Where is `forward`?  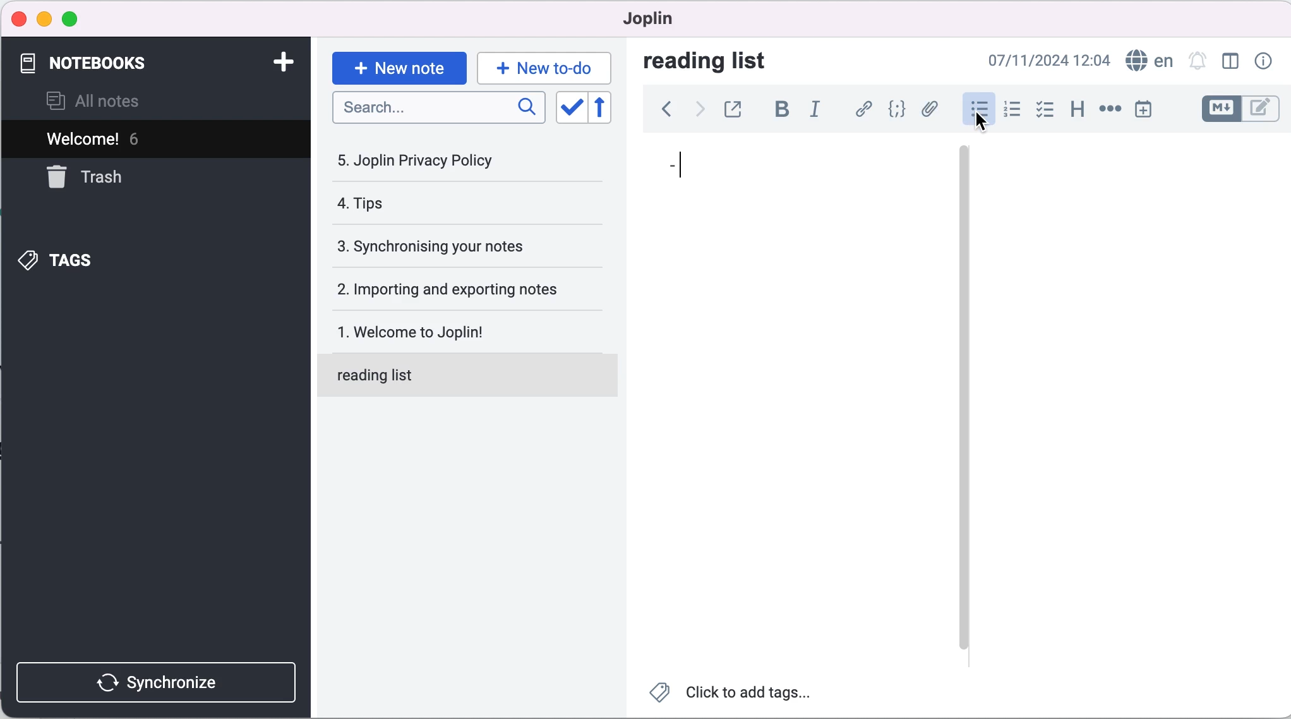 forward is located at coordinates (700, 109).